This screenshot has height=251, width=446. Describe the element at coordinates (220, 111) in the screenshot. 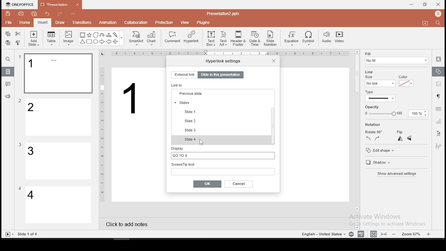

I see `next slide` at that location.